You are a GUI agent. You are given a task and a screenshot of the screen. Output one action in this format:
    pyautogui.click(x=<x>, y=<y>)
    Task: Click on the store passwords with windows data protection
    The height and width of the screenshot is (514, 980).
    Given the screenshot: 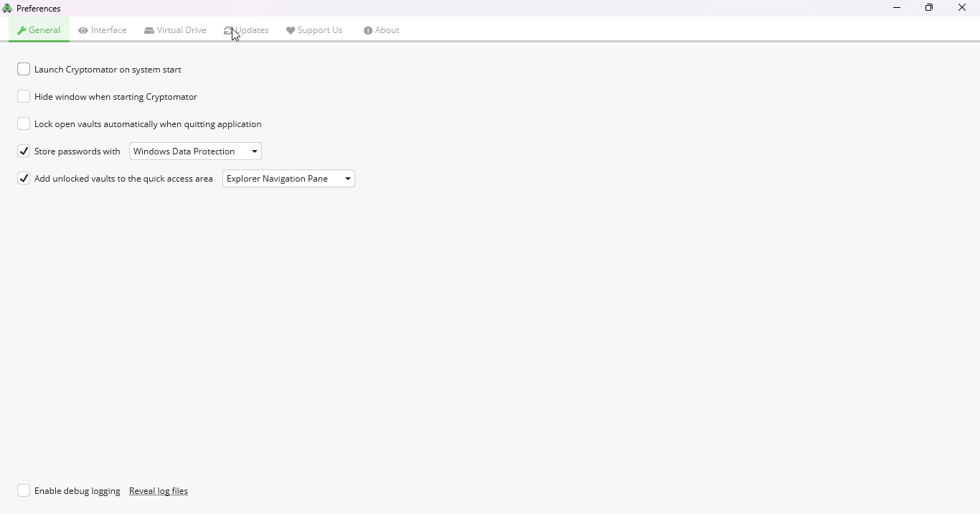 What is the action you would take?
    pyautogui.click(x=67, y=150)
    